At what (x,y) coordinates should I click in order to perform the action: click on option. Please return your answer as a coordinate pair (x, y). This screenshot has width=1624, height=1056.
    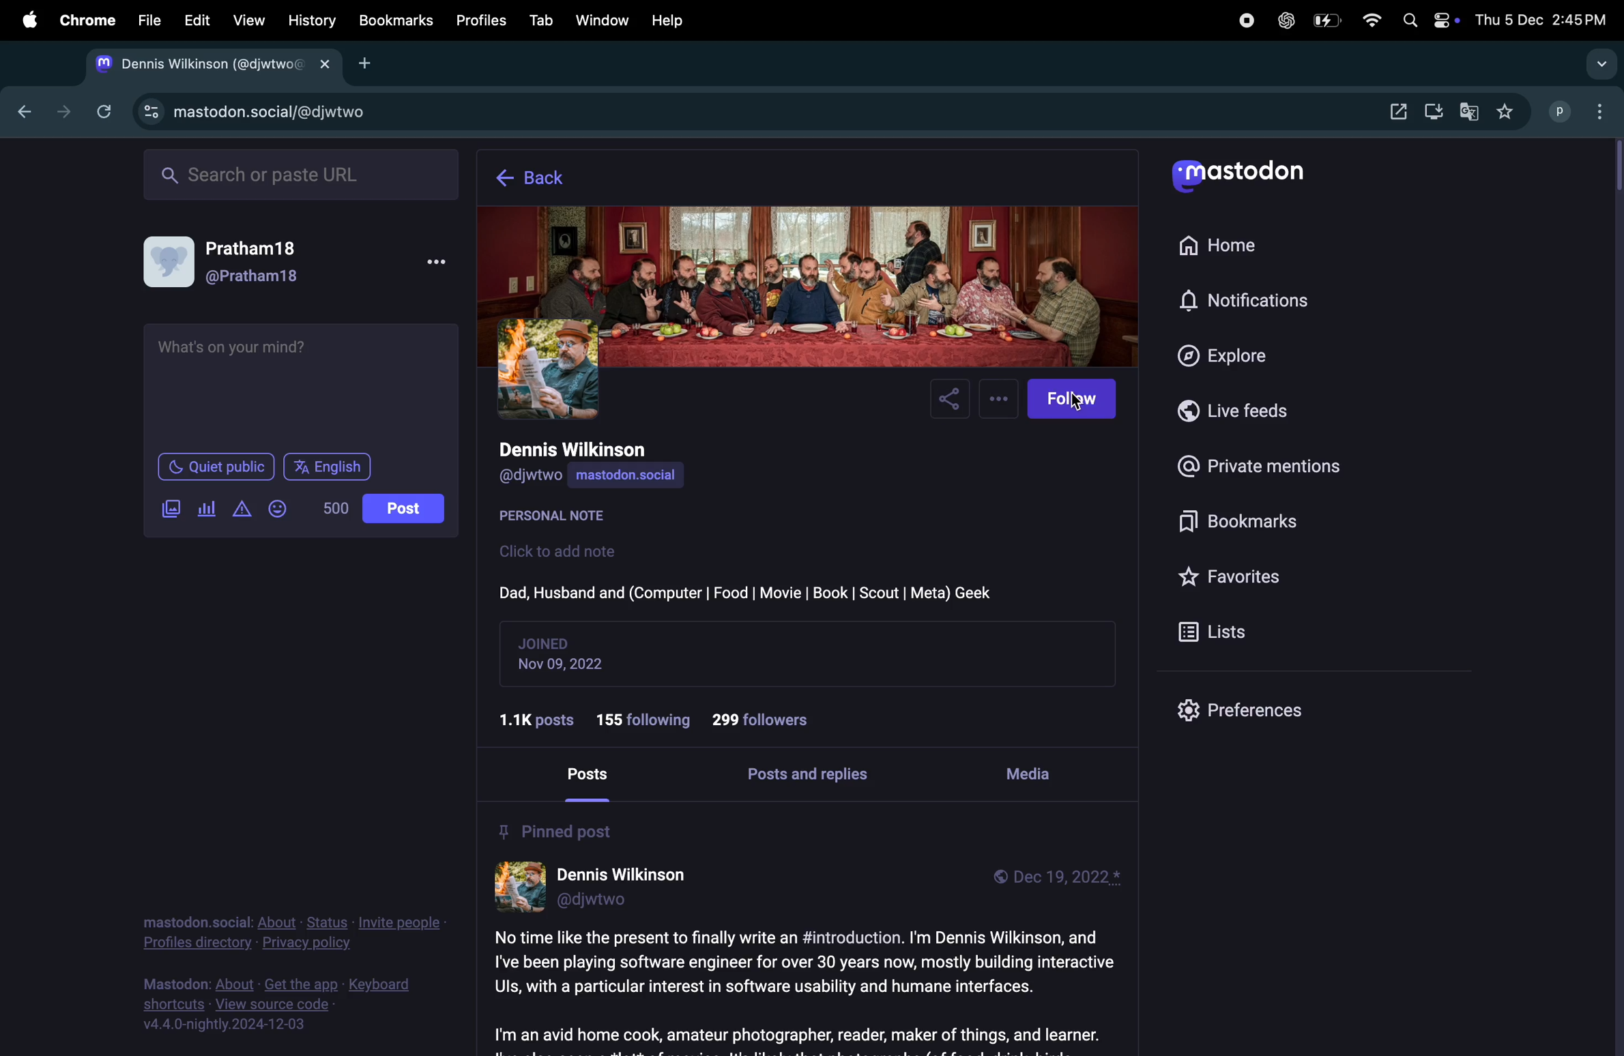
    Looking at the image, I should click on (1599, 65).